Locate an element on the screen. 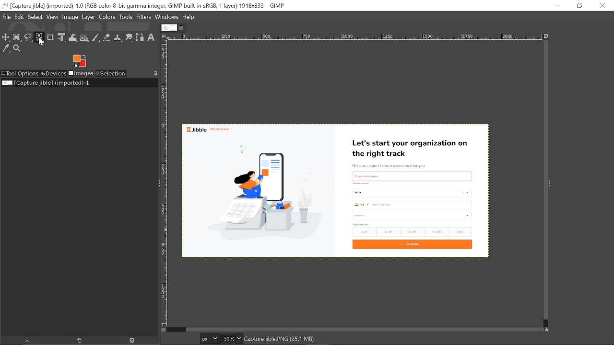  Eraser tool is located at coordinates (106, 37).